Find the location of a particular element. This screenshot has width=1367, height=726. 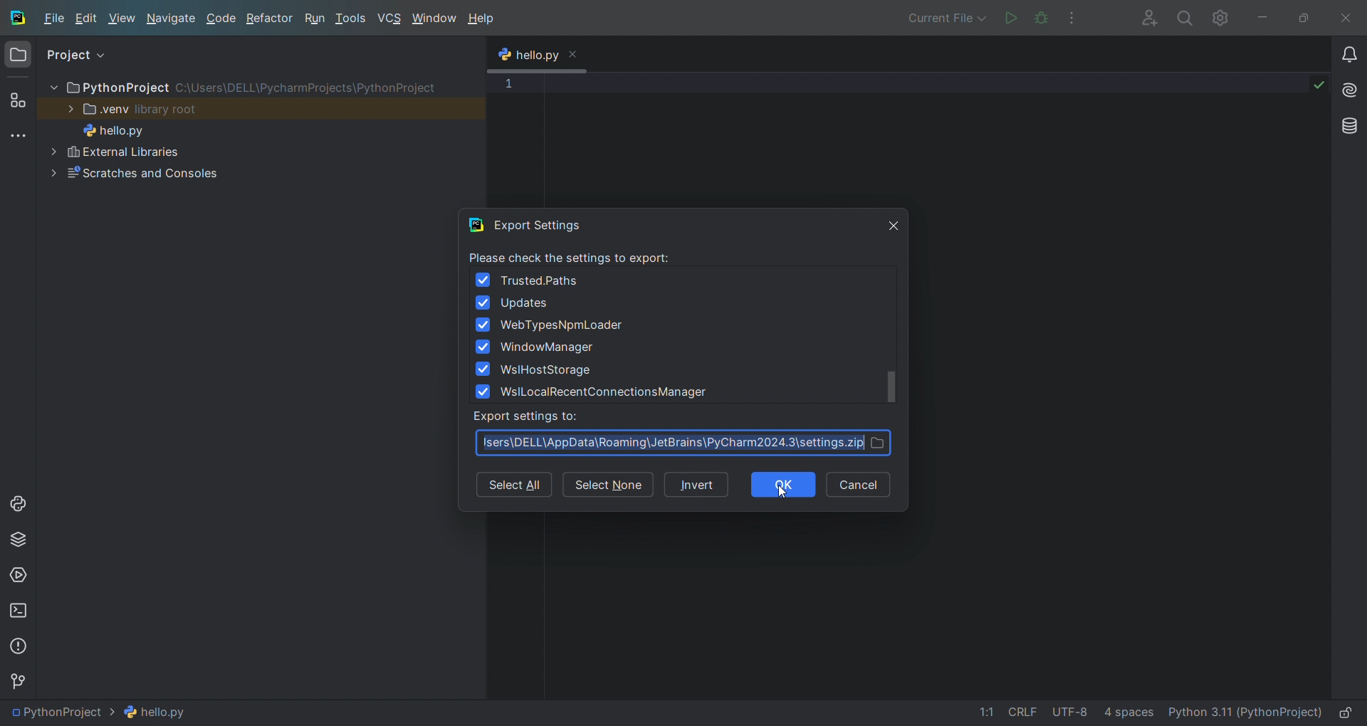

code is located at coordinates (222, 19).